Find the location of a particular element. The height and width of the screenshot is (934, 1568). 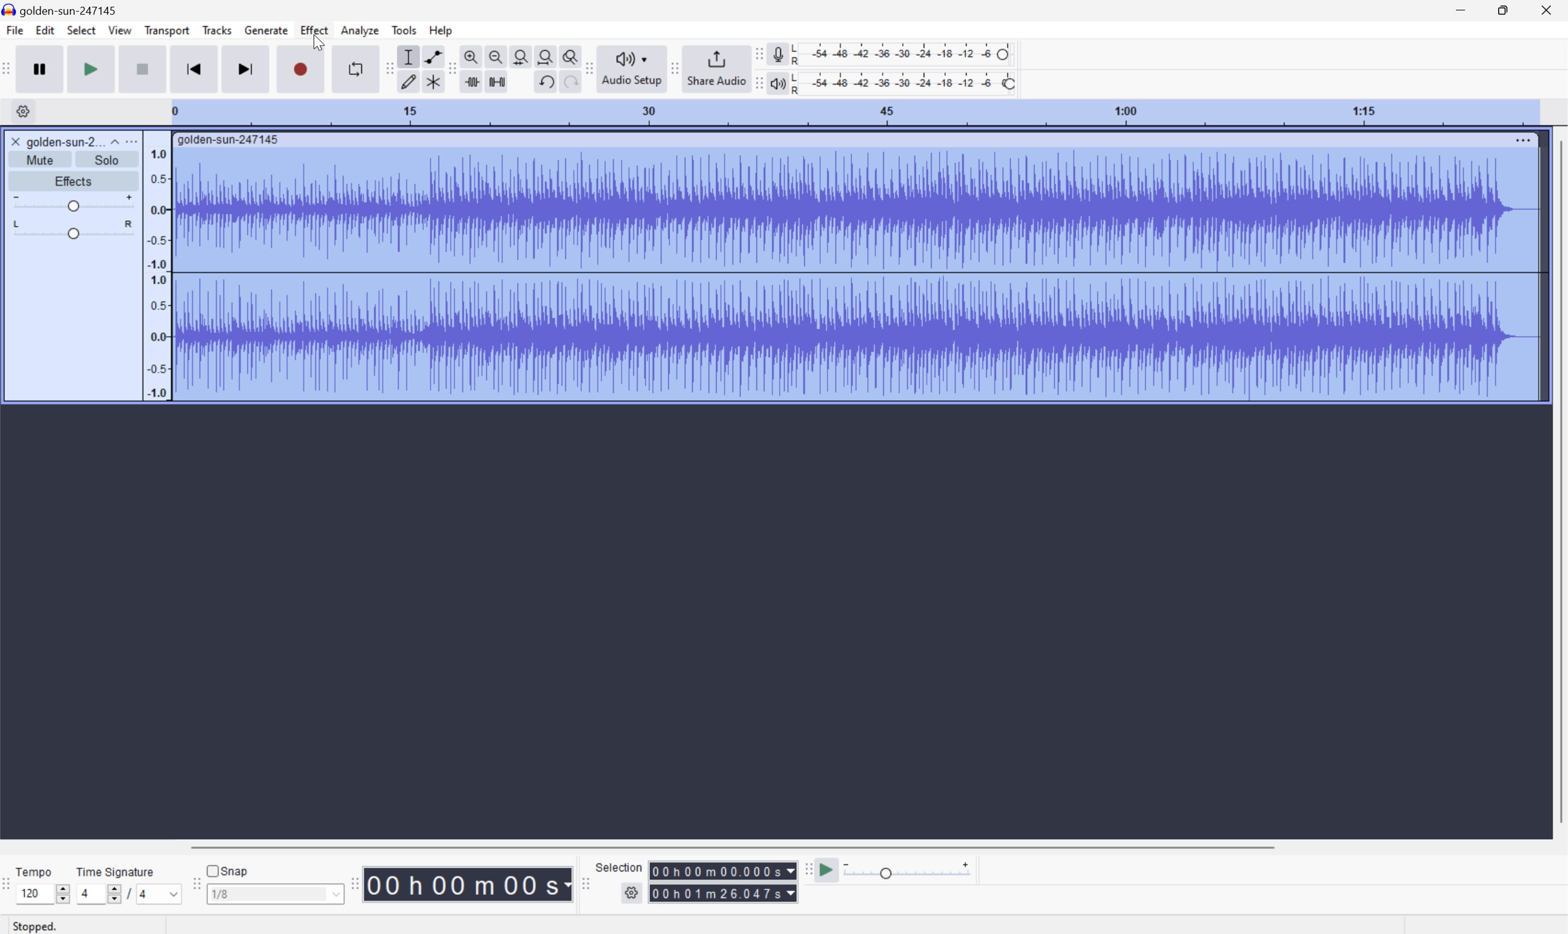

Select is located at coordinates (81, 29).